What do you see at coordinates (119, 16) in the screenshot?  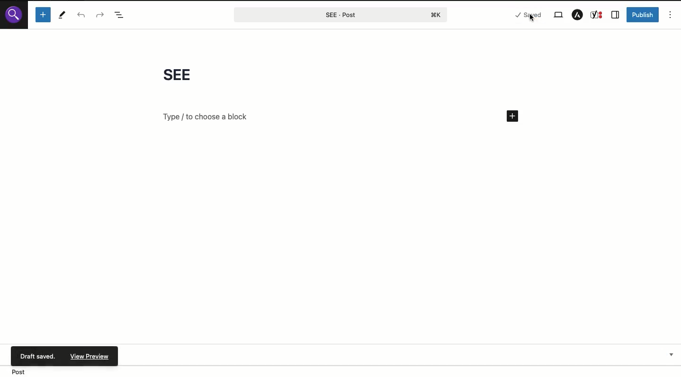 I see `Doc overview` at bounding box center [119, 16].